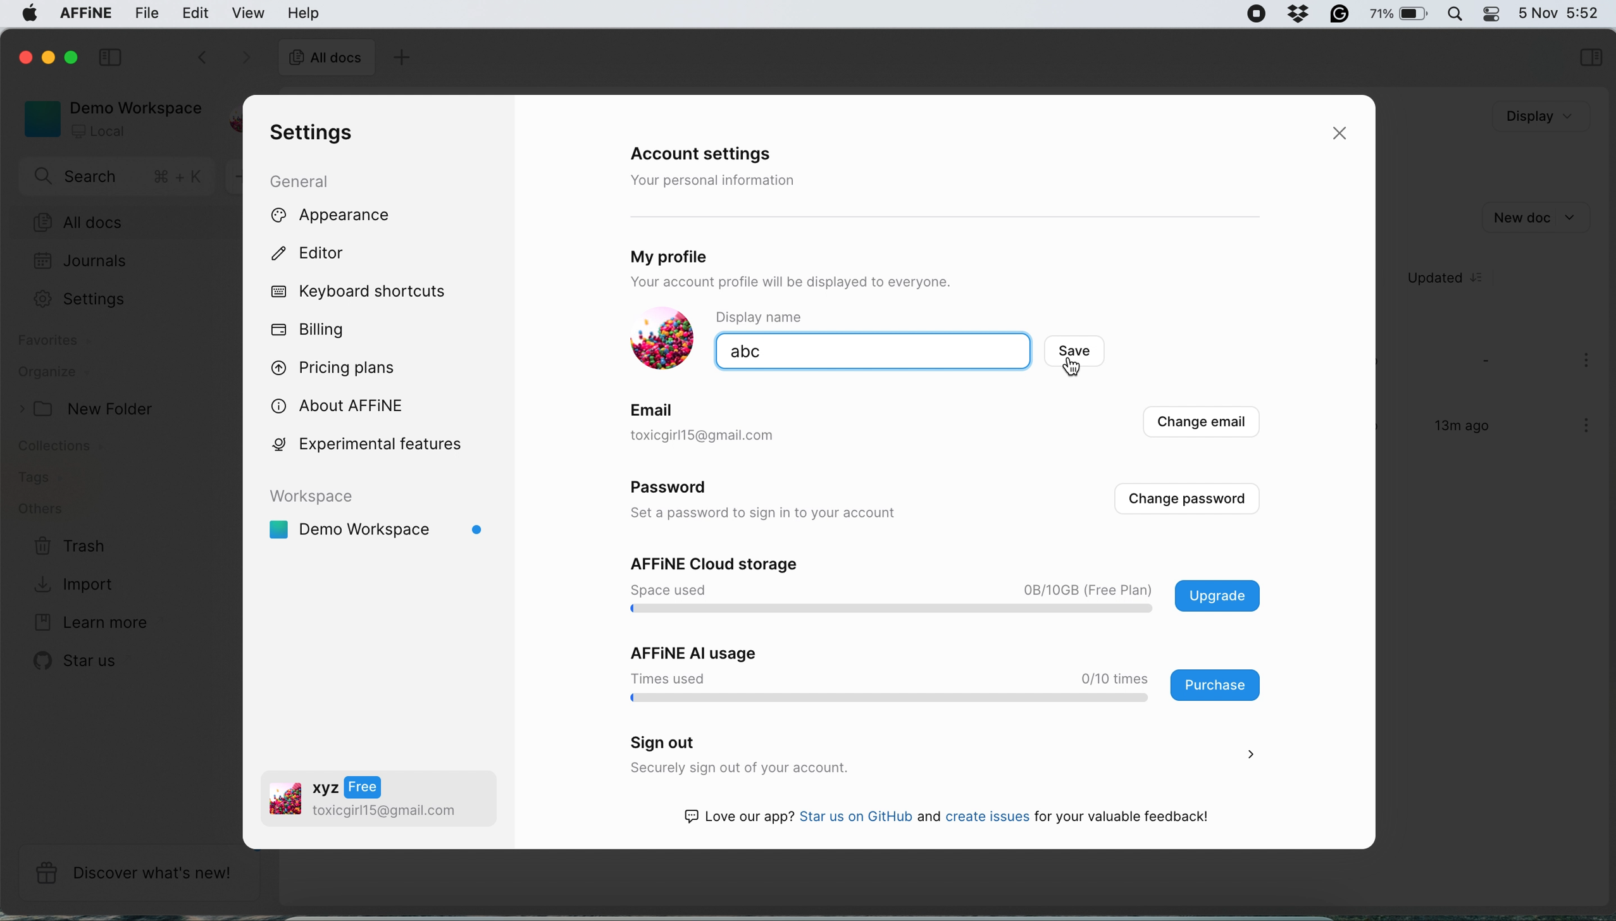 Image resolution: width=1616 pixels, height=921 pixels. Describe the element at coordinates (1453, 13) in the screenshot. I see `spotlight search` at that location.